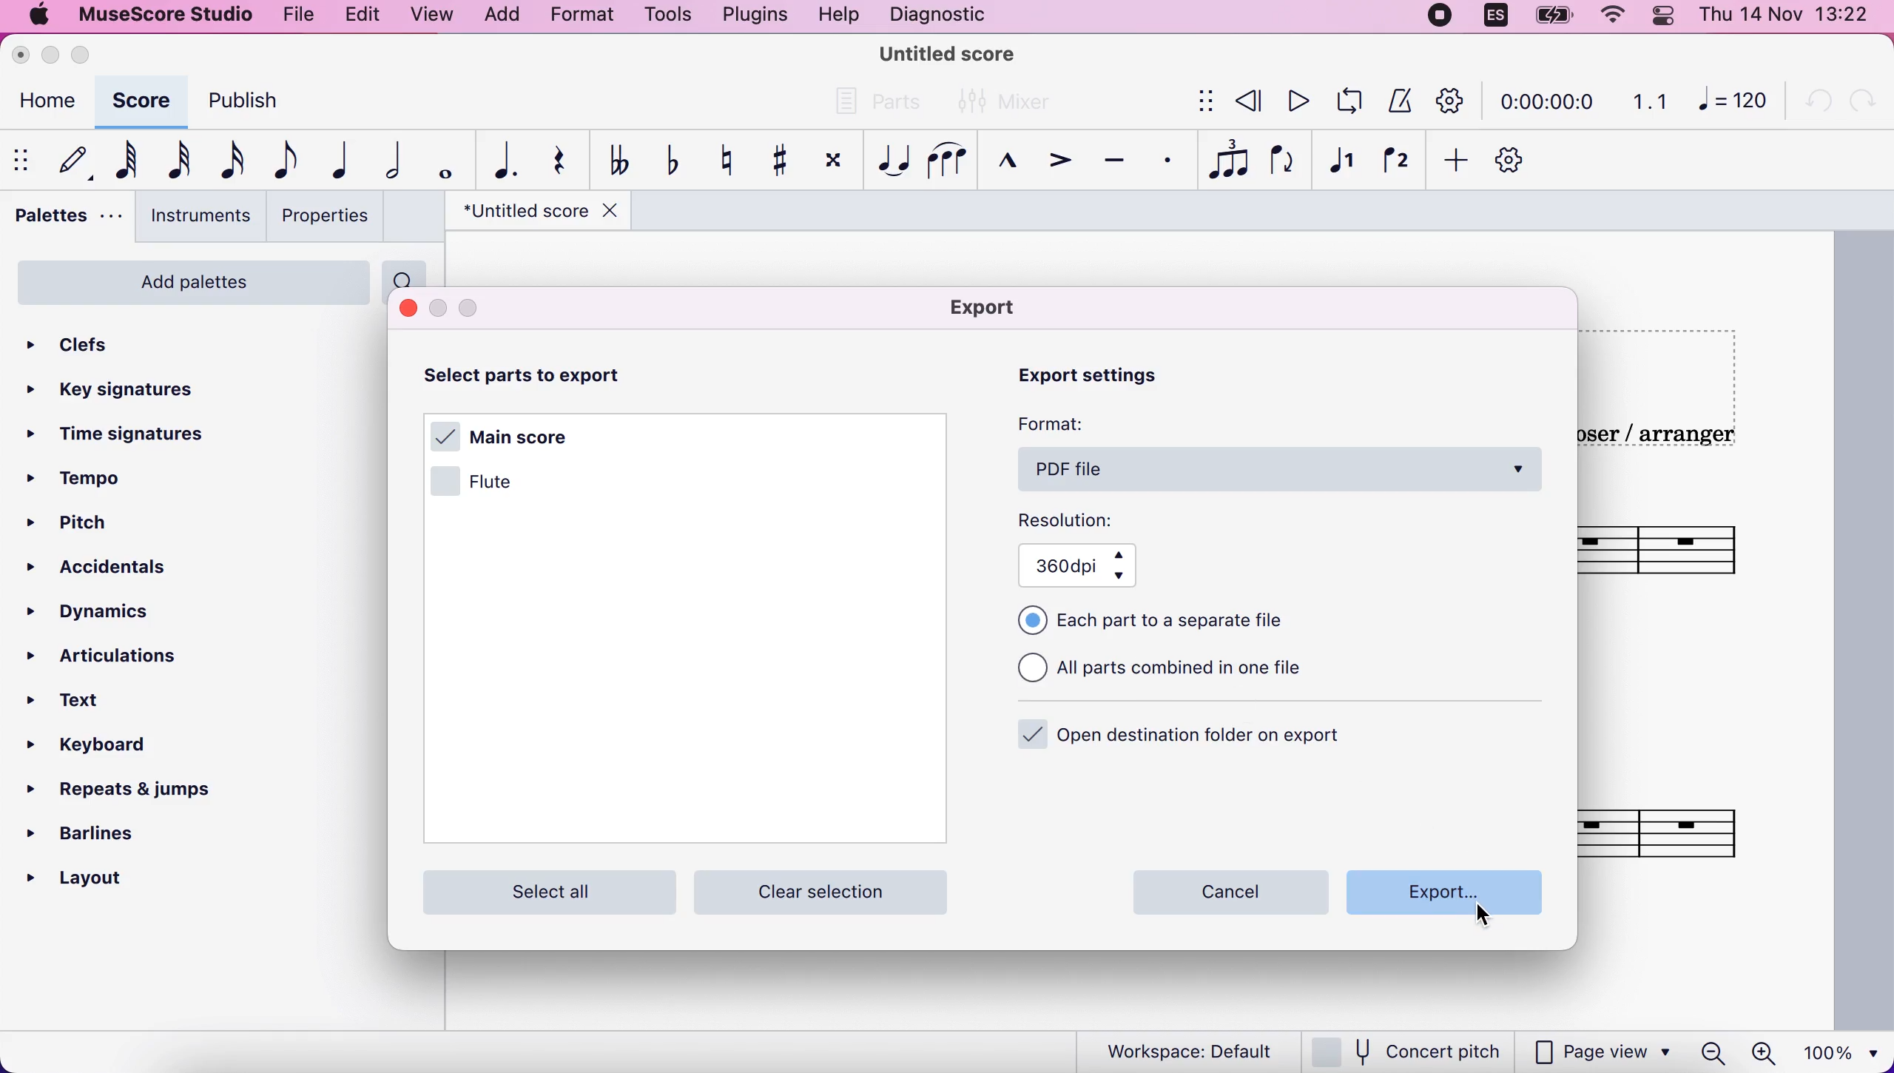  What do you see at coordinates (406, 308) in the screenshot?
I see `close` at bounding box center [406, 308].